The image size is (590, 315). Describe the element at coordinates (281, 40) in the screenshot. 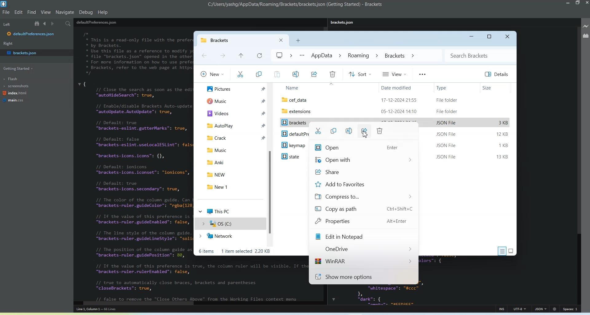

I see `Close` at that location.